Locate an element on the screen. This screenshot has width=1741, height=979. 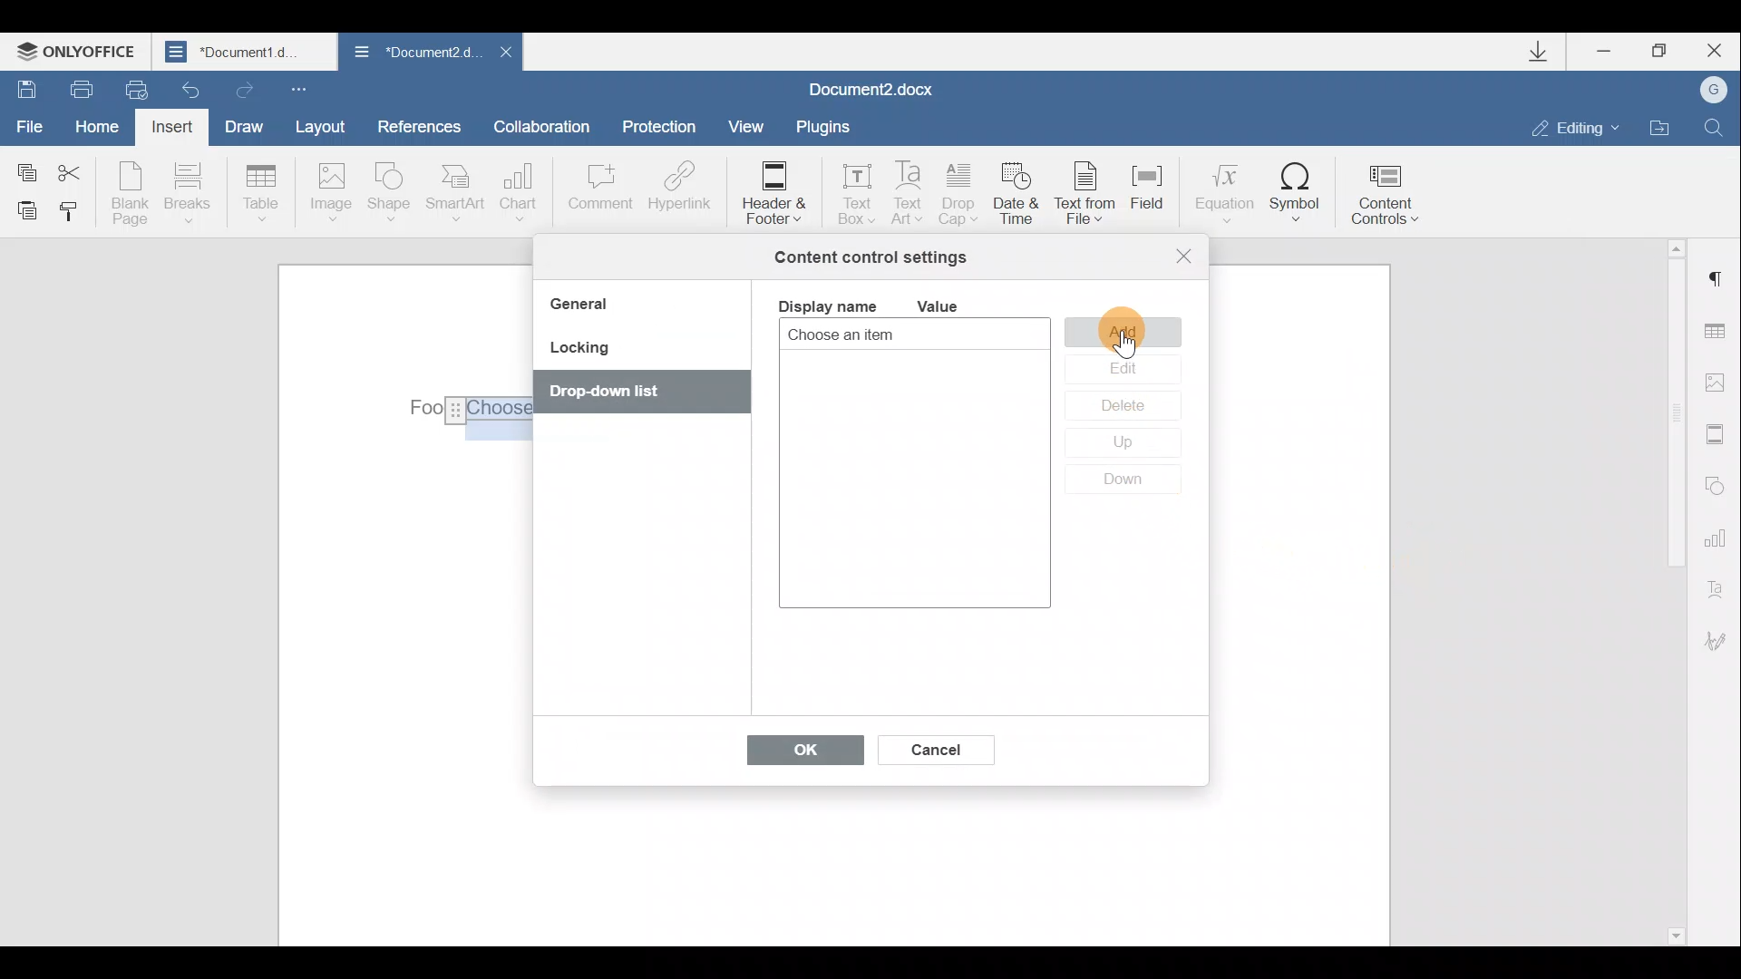
Shapes settings is located at coordinates (1716, 483).